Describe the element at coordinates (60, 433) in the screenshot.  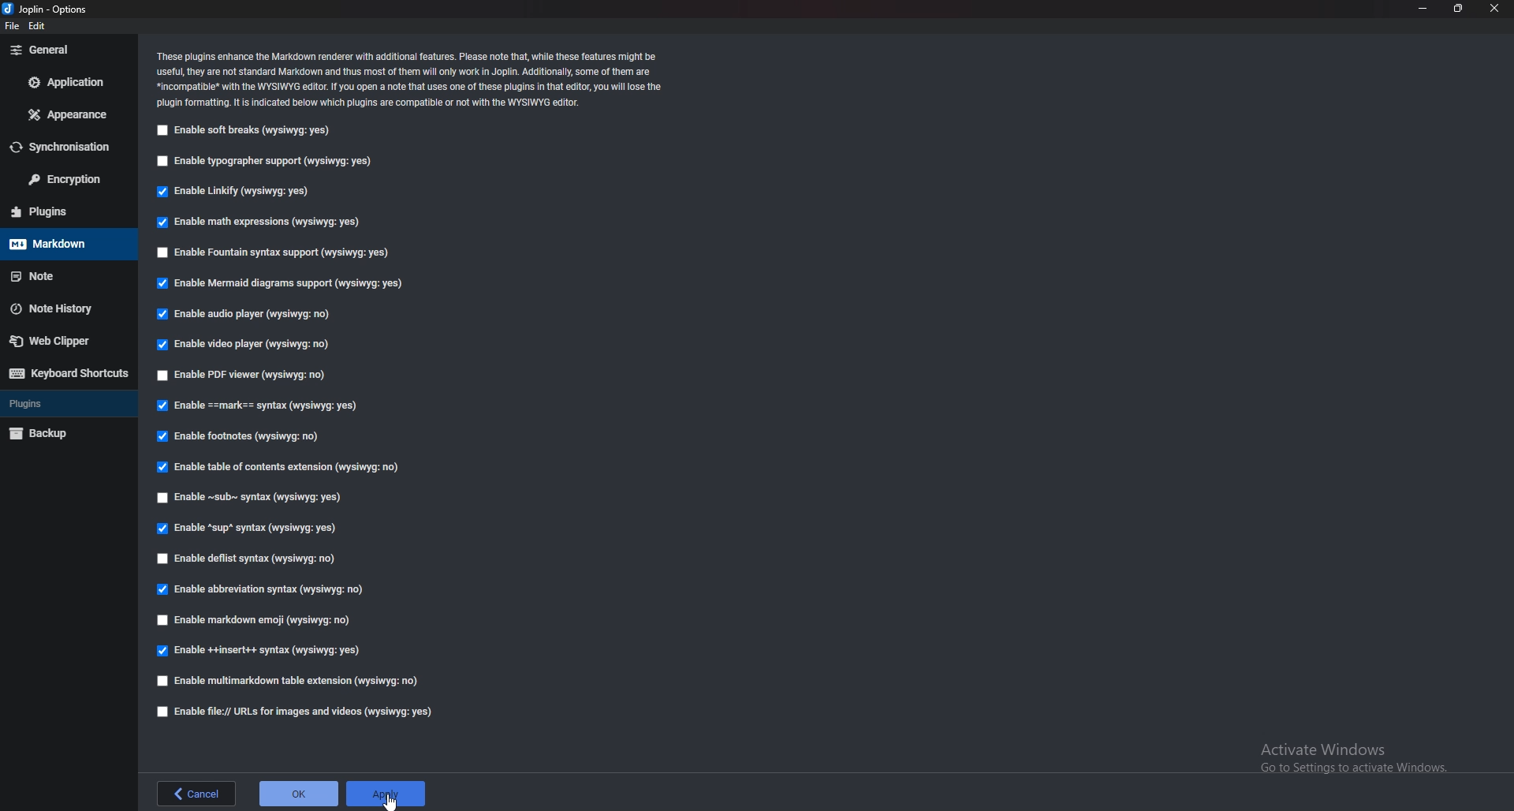
I see `Backup` at that location.